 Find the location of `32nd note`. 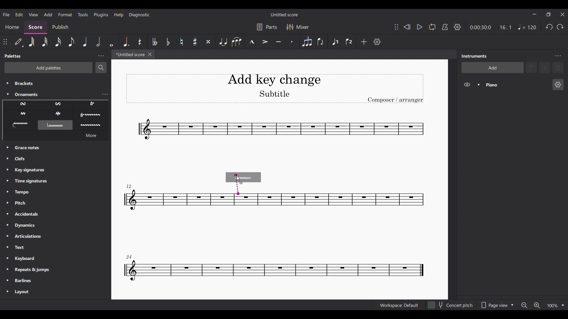

32nd note is located at coordinates (45, 42).